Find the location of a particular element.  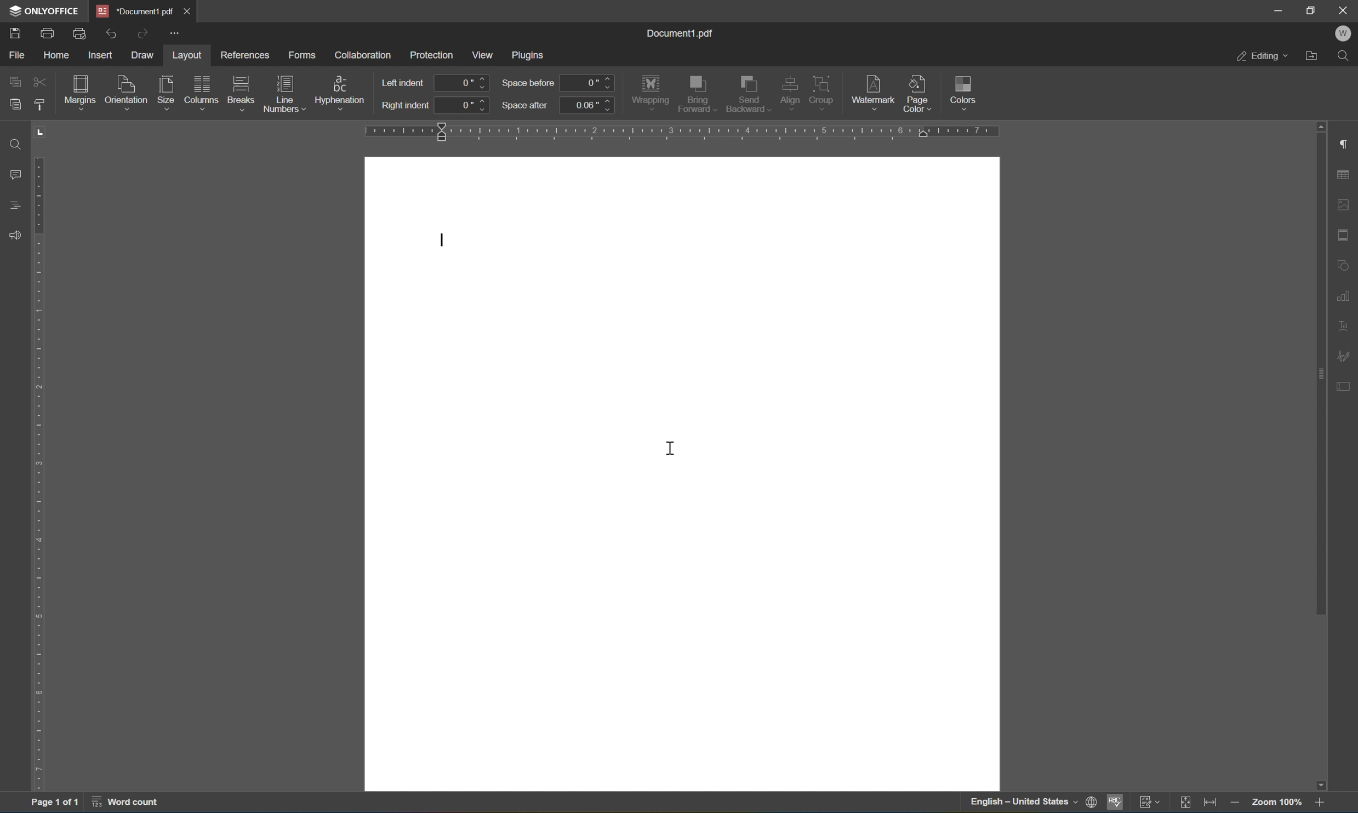

paragraph settings is located at coordinates (1346, 144).